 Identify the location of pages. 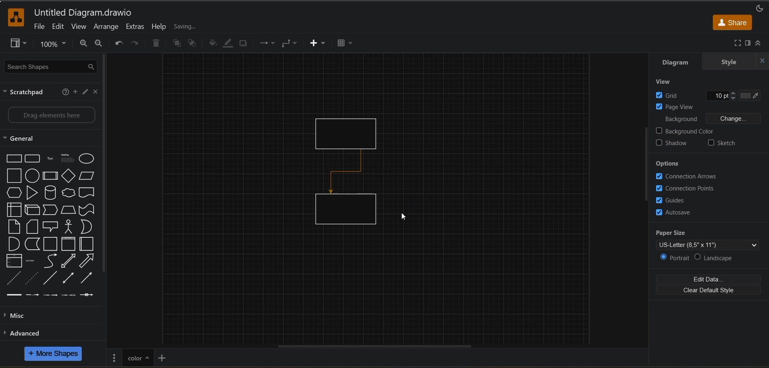
(115, 357).